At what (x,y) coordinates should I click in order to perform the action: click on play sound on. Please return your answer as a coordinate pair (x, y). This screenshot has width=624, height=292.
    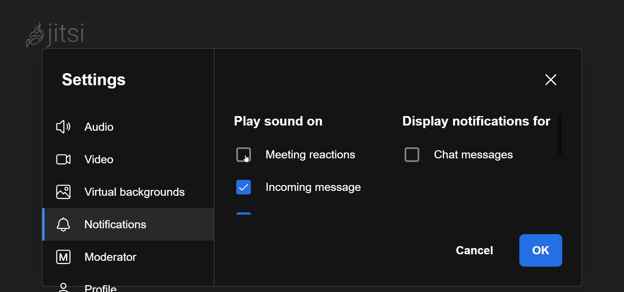
    Looking at the image, I should click on (279, 123).